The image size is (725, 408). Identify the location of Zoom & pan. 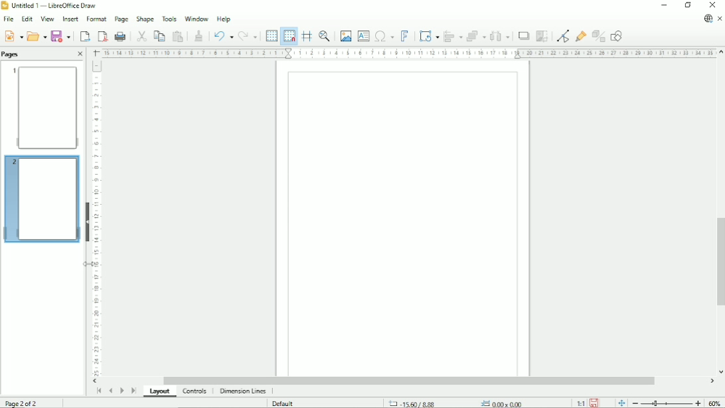
(325, 36).